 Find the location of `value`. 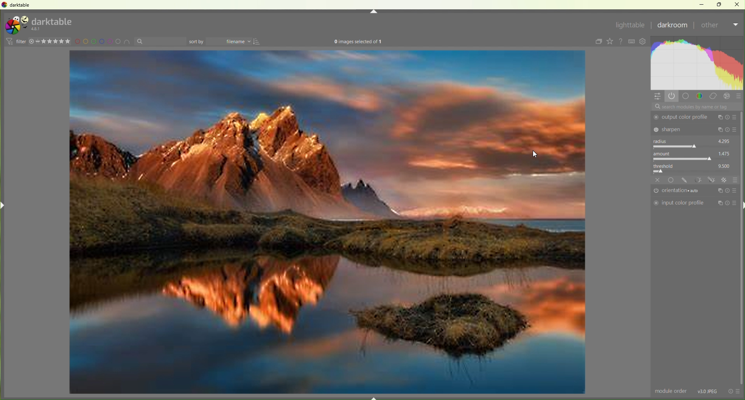

value is located at coordinates (725, 153).